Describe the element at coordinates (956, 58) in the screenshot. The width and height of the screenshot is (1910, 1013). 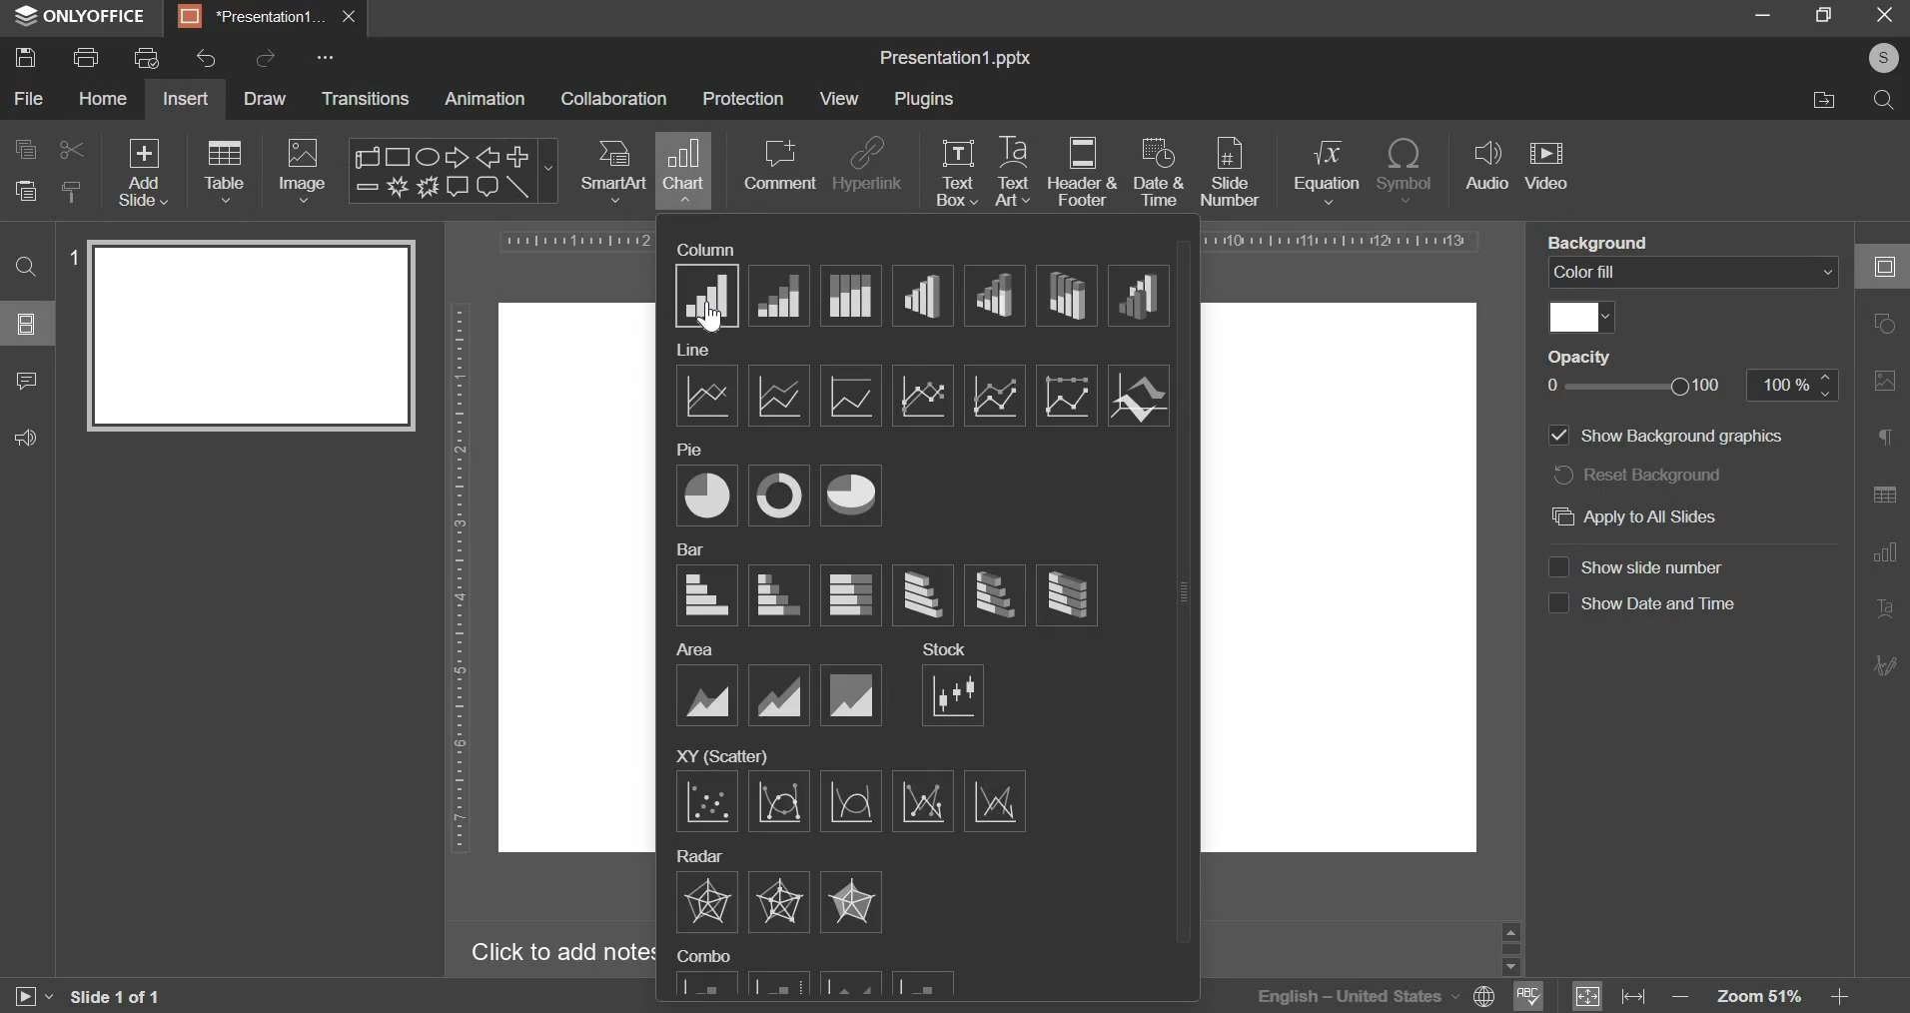
I see `presentation name` at that location.